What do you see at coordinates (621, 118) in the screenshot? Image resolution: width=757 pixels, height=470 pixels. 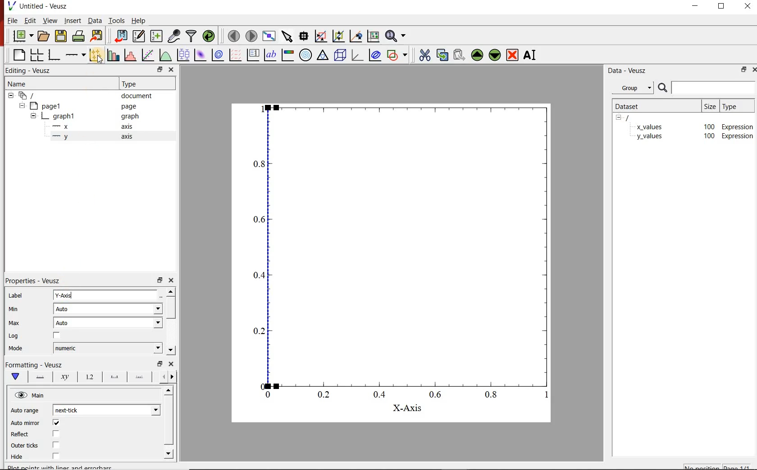 I see `hide` at bounding box center [621, 118].